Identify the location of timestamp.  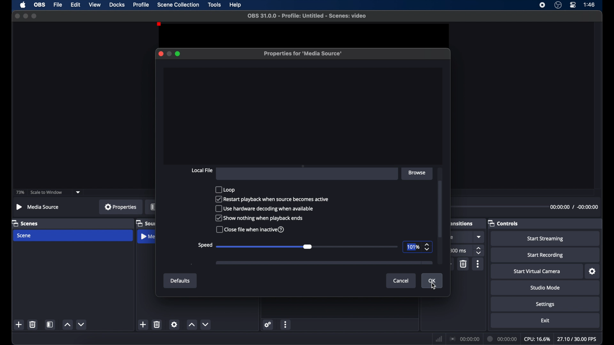
(575, 207).